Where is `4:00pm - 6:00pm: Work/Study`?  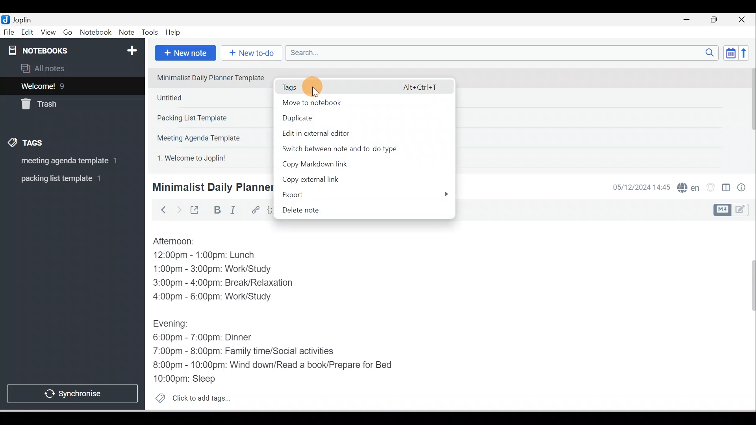 4:00pm - 6:00pm: Work/Study is located at coordinates (215, 297).